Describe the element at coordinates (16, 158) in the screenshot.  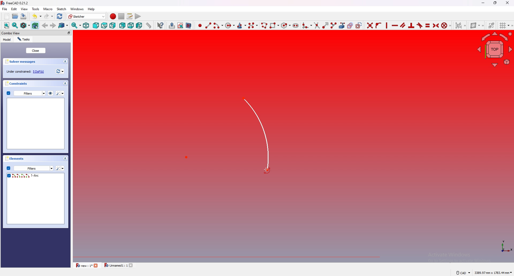
I see `elements` at that location.